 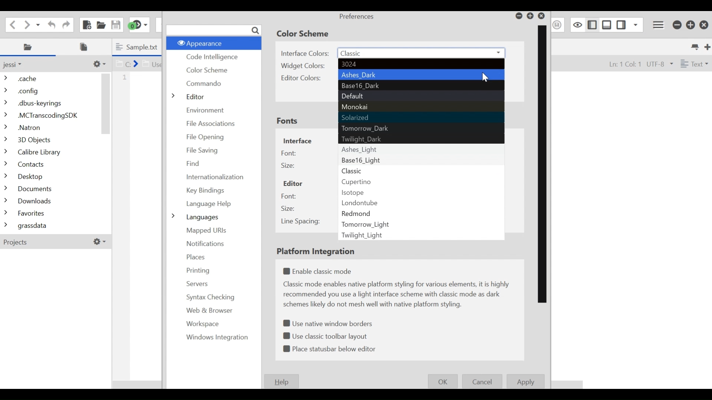 What do you see at coordinates (591, 24) in the screenshot?
I see `Show/Hide Right pane` at bounding box center [591, 24].